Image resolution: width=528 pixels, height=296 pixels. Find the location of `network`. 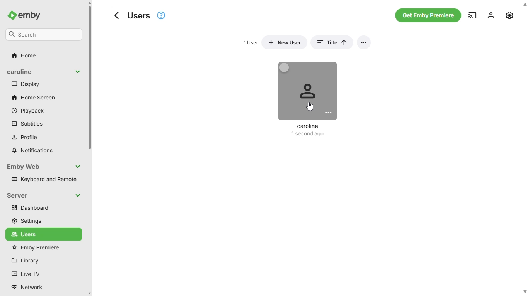

network is located at coordinates (27, 287).